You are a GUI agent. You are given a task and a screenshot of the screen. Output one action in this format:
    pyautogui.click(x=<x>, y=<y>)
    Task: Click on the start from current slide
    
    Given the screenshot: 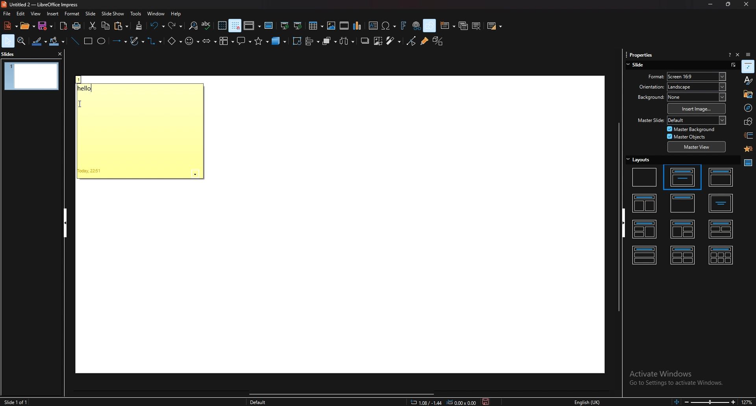 What is the action you would take?
    pyautogui.click(x=298, y=26)
    